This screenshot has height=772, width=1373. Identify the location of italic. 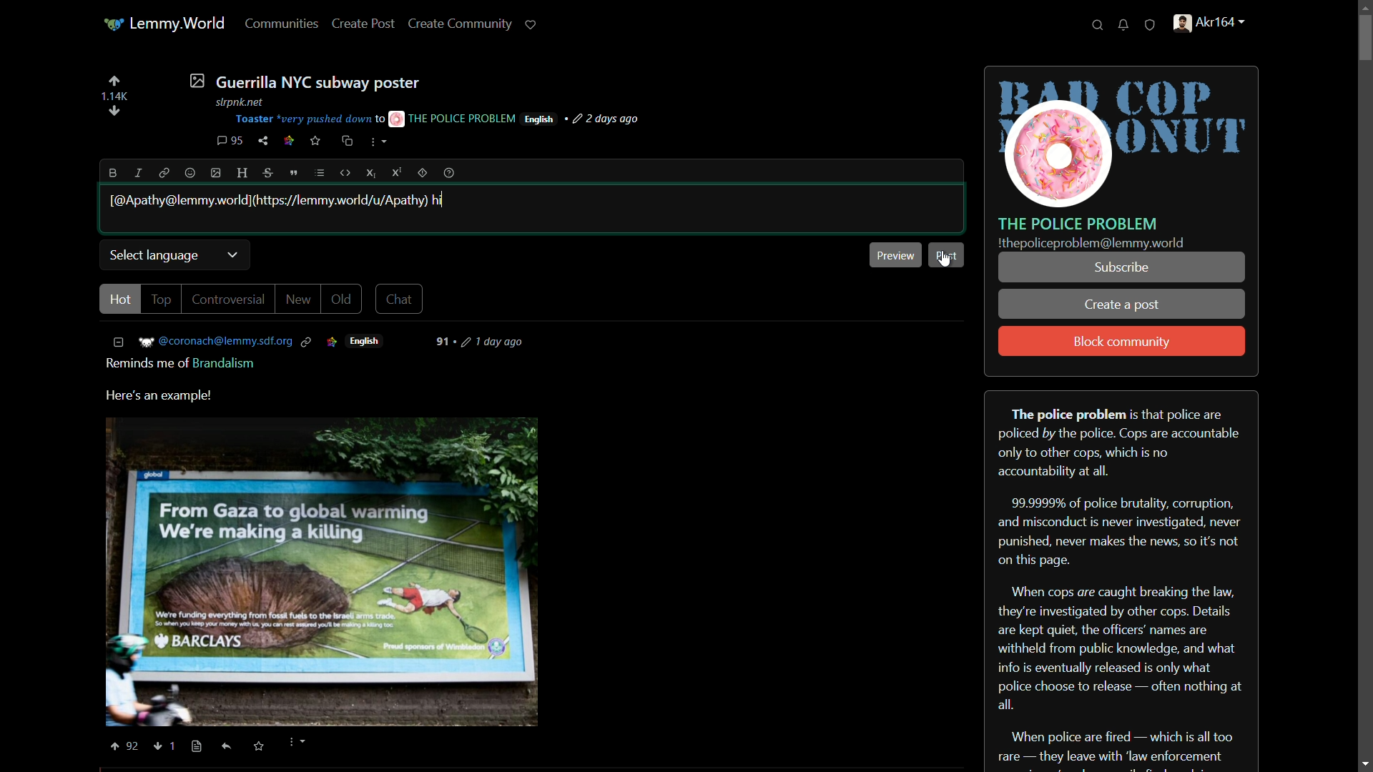
(137, 172).